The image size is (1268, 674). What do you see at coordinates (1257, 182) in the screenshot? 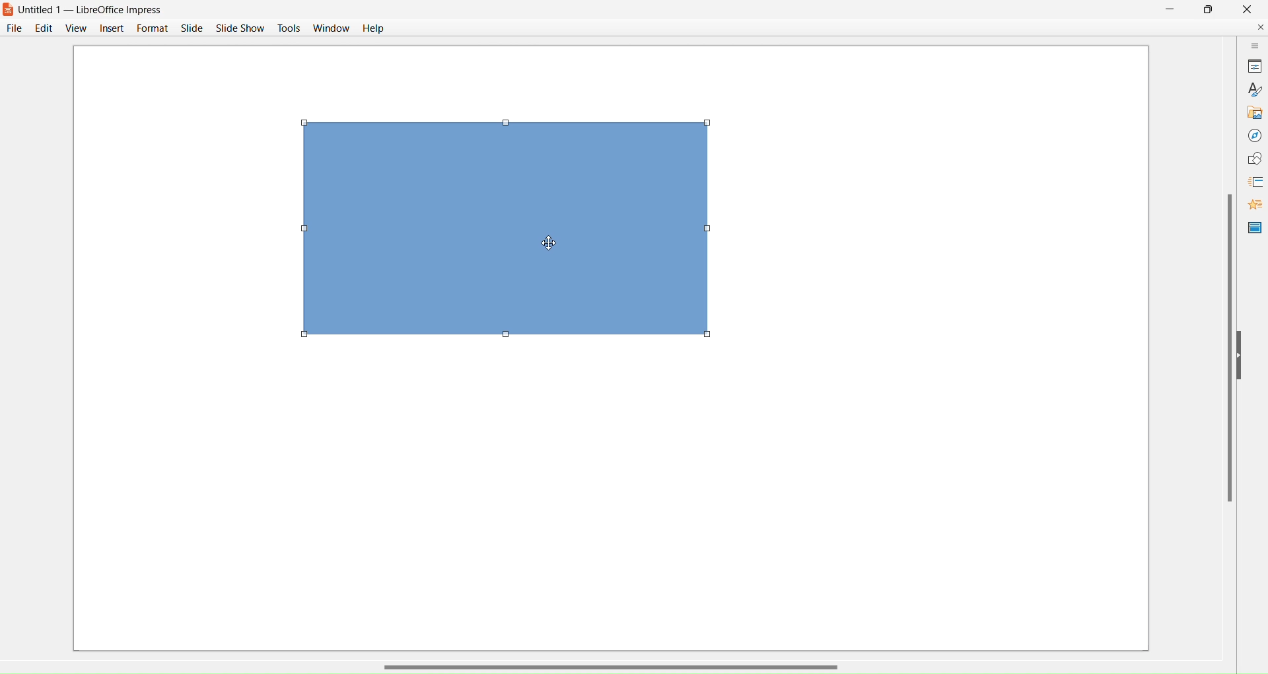
I see `Slide Transitions` at bounding box center [1257, 182].